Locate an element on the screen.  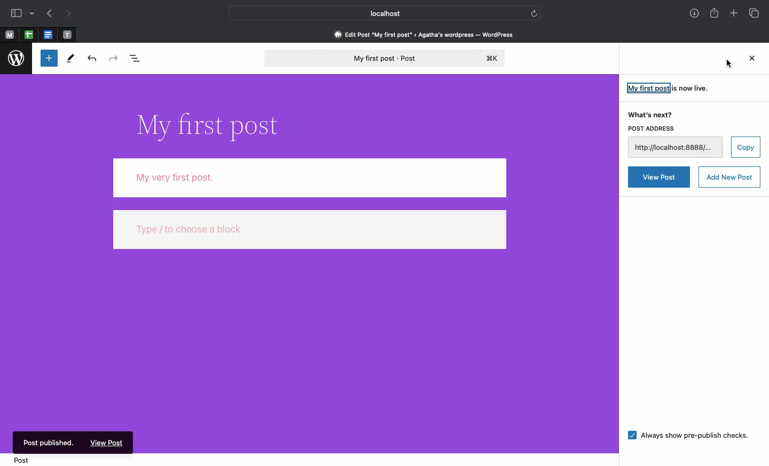
Add new post is located at coordinates (730, 176).